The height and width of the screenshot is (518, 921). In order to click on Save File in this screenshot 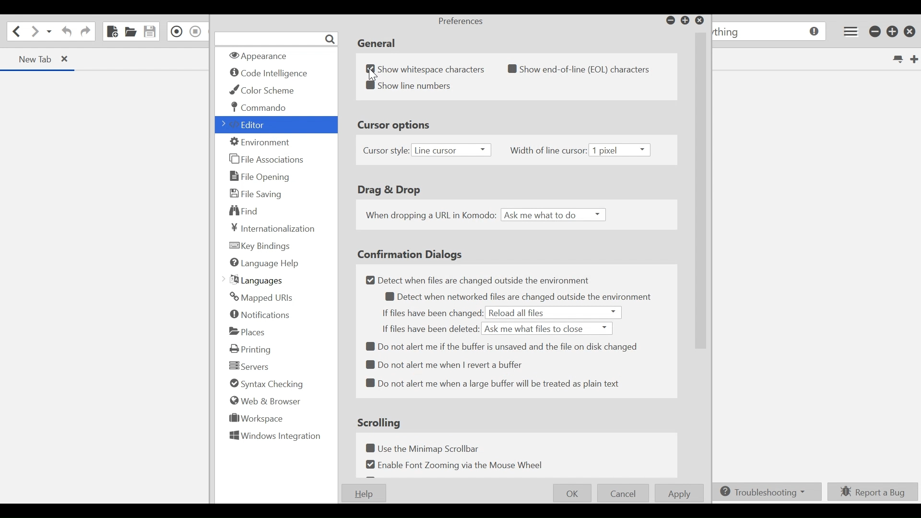, I will do `click(149, 32)`.